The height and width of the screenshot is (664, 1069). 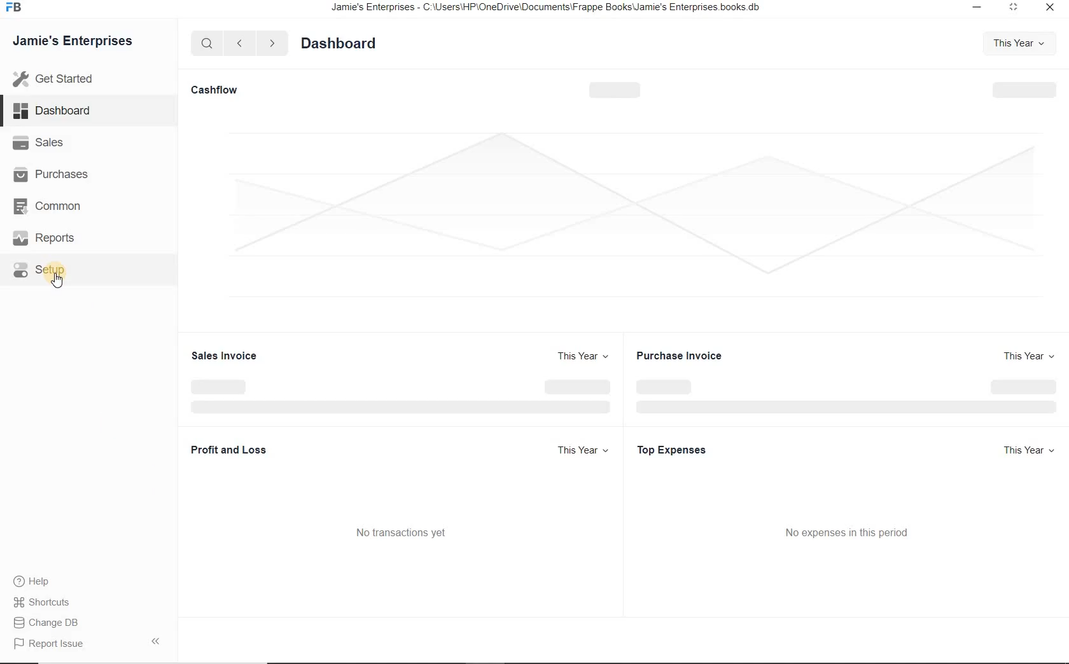 What do you see at coordinates (57, 174) in the screenshot?
I see `Purchases` at bounding box center [57, 174].